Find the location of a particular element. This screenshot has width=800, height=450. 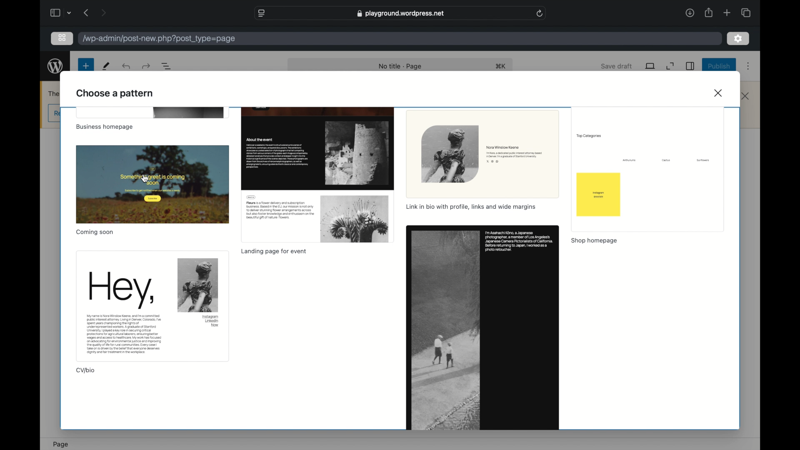

landing page for event is located at coordinates (274, 252).